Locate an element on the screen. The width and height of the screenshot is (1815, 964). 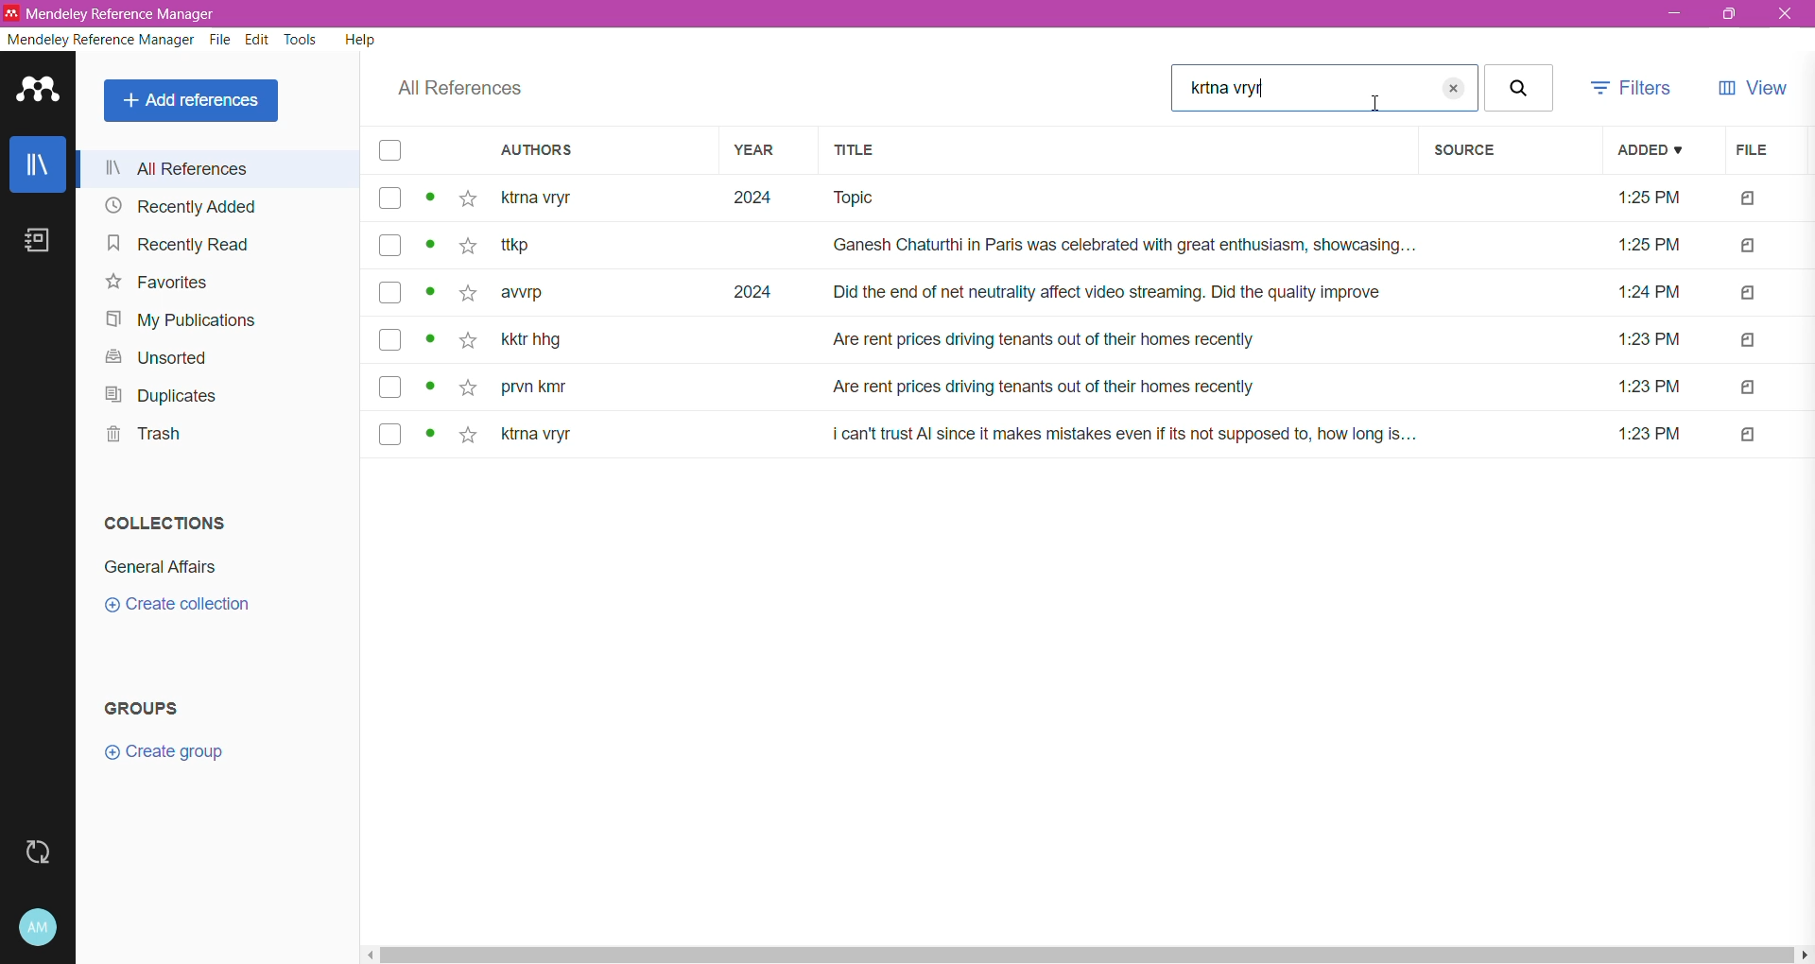
Click to Create Collection is located at coordinates (183, 607).